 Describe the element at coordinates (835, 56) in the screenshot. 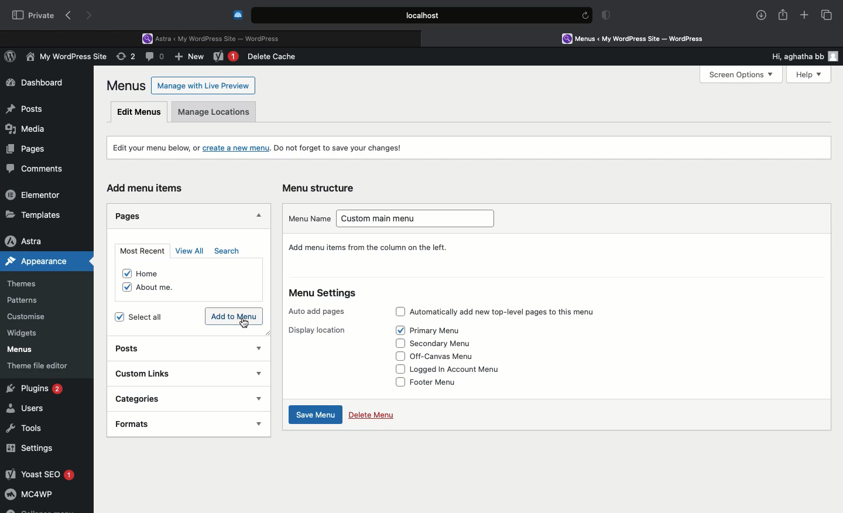

I see `user icon` at that location.